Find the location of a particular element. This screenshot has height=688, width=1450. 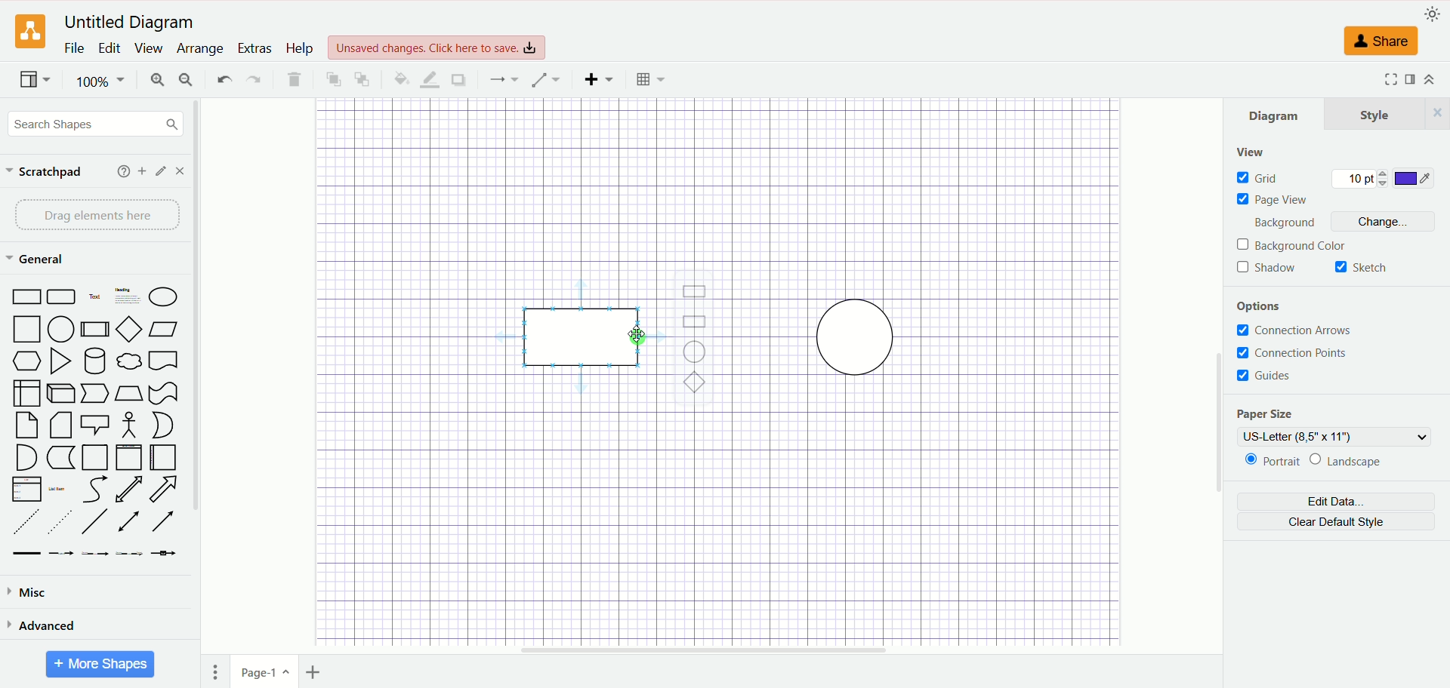

Box is located at coordinates (26, 392).